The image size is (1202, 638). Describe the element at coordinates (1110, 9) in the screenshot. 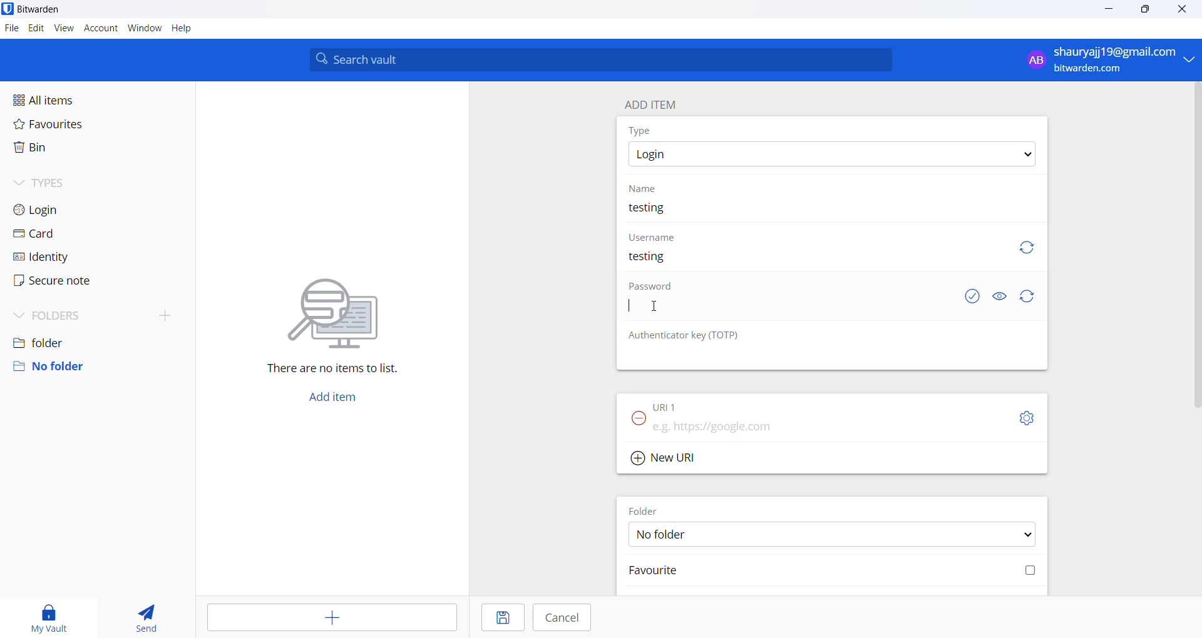

I see `minimize` at that location.